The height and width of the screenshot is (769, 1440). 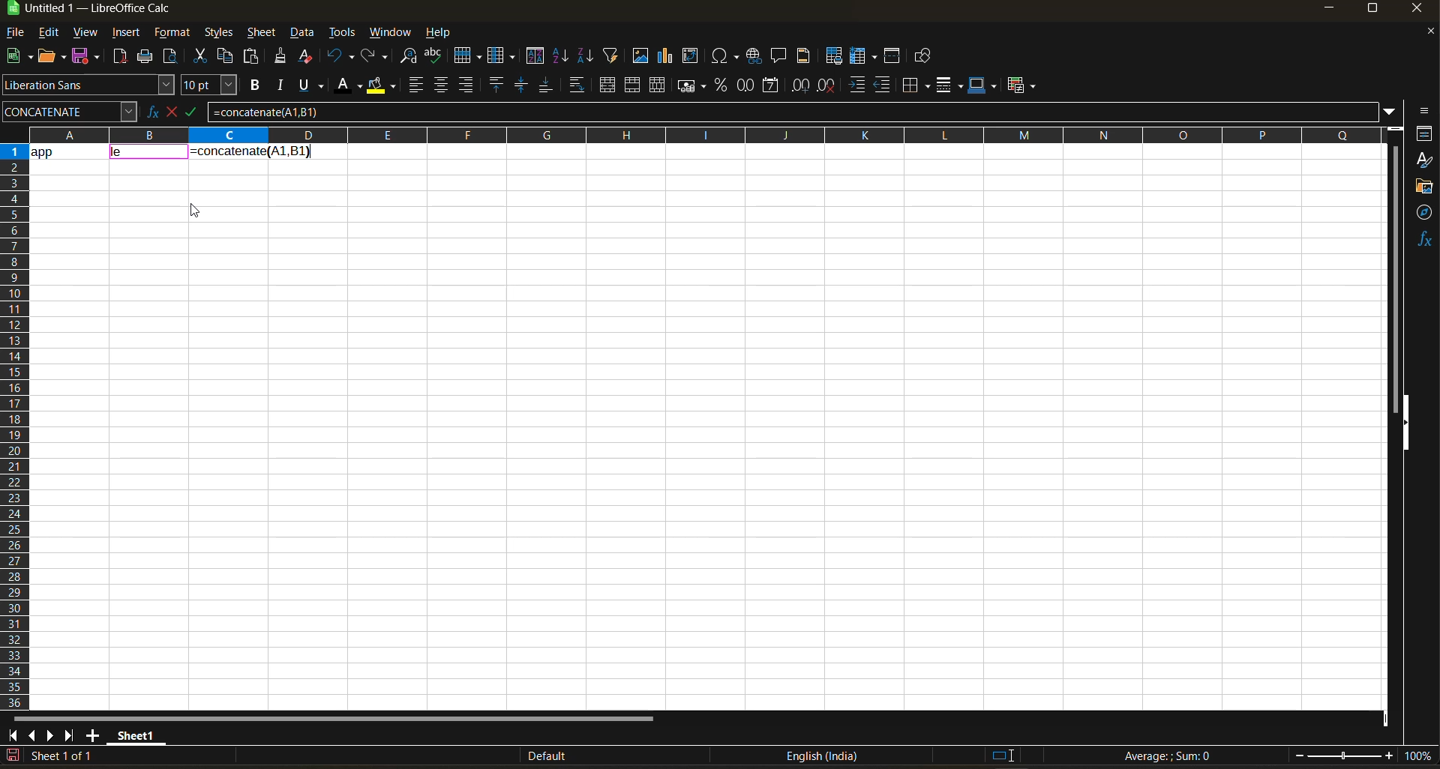 What do you see at coordinates (503, 58) in the screenshot?
I see `column` at bounding box center [503, 58].